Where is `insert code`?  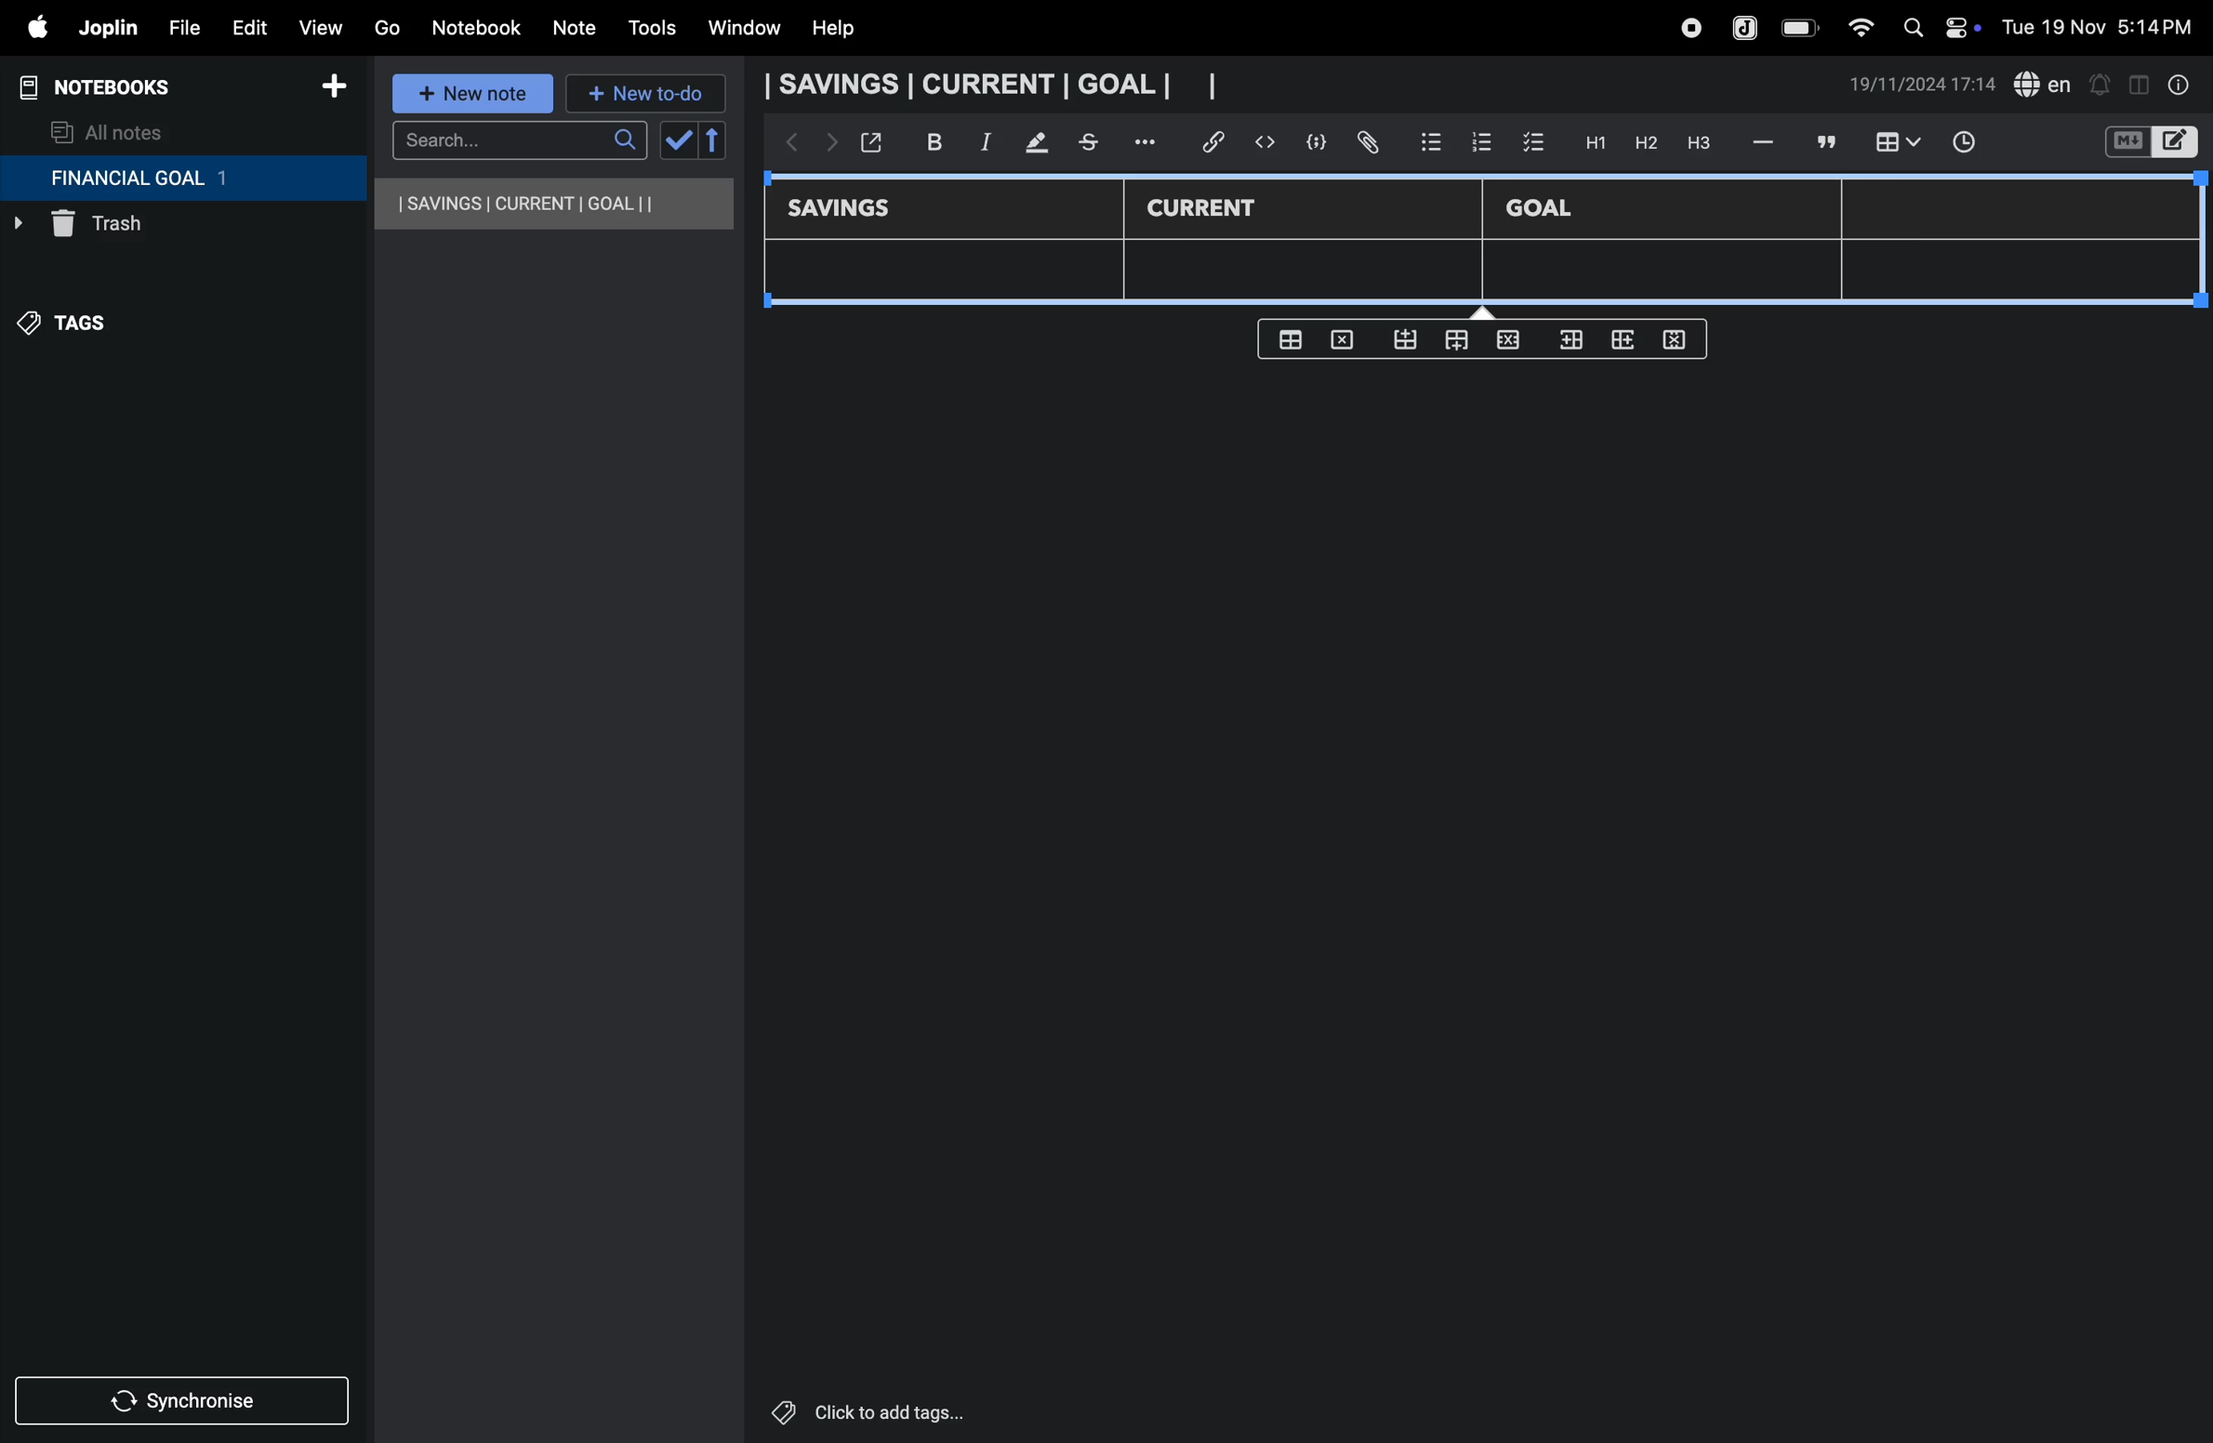
insert code is located at coordinates (1266, 142).